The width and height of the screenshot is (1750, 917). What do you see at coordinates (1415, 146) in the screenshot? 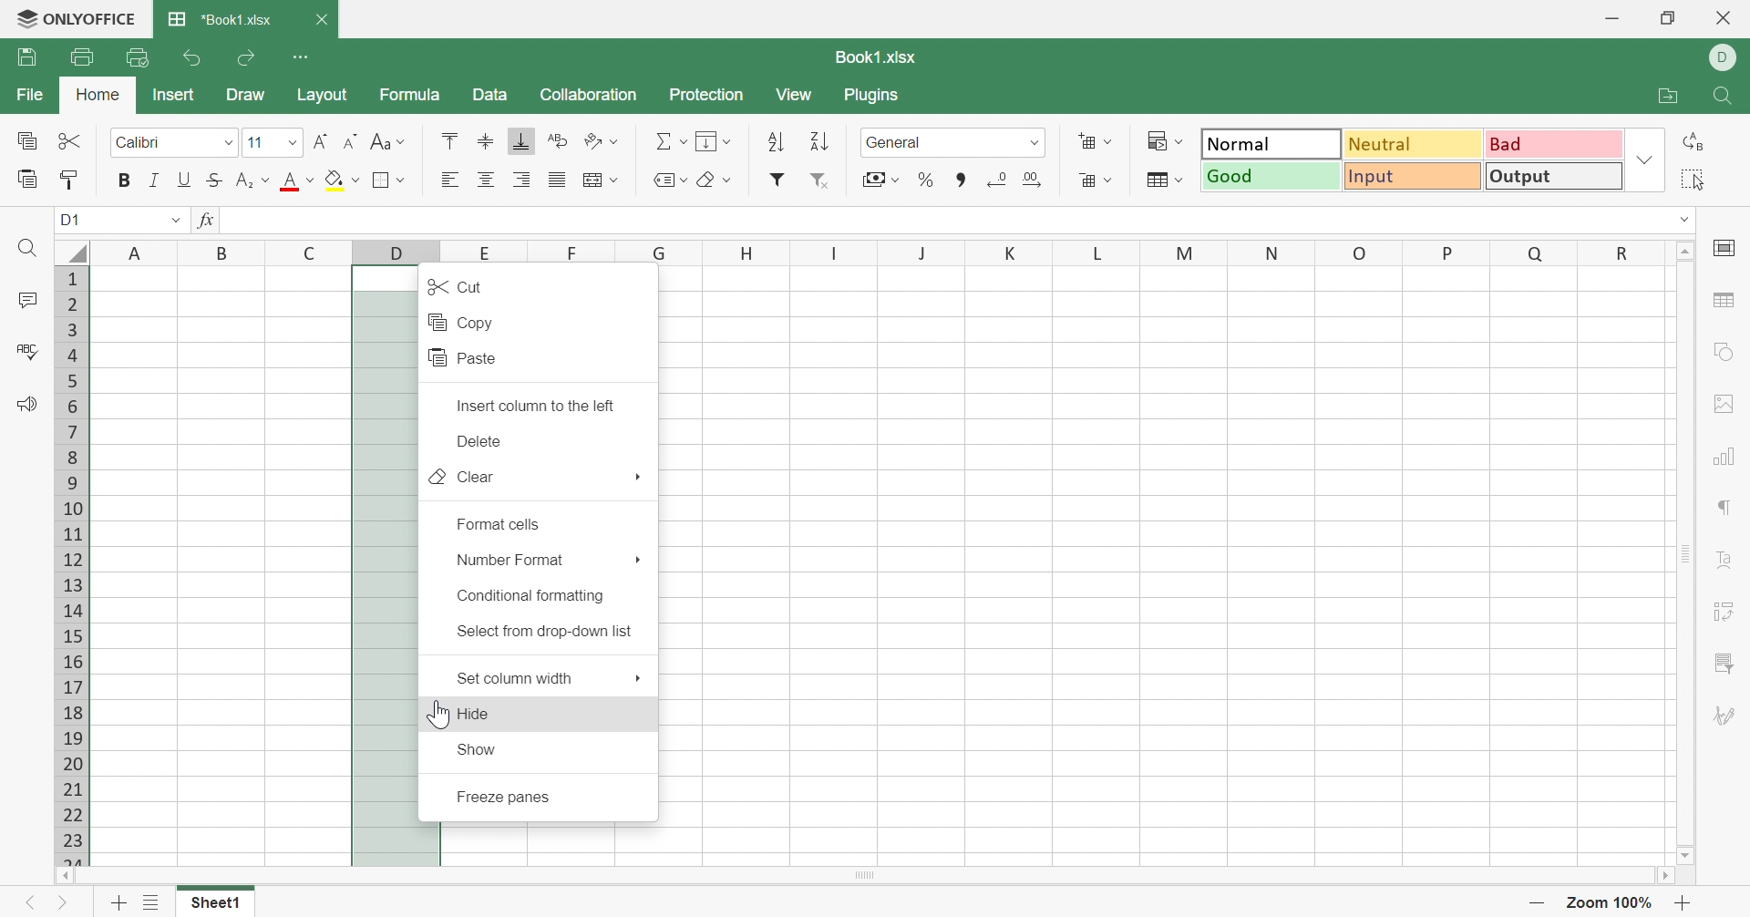
I see `Neutral` at bounding box center [1415, 146].